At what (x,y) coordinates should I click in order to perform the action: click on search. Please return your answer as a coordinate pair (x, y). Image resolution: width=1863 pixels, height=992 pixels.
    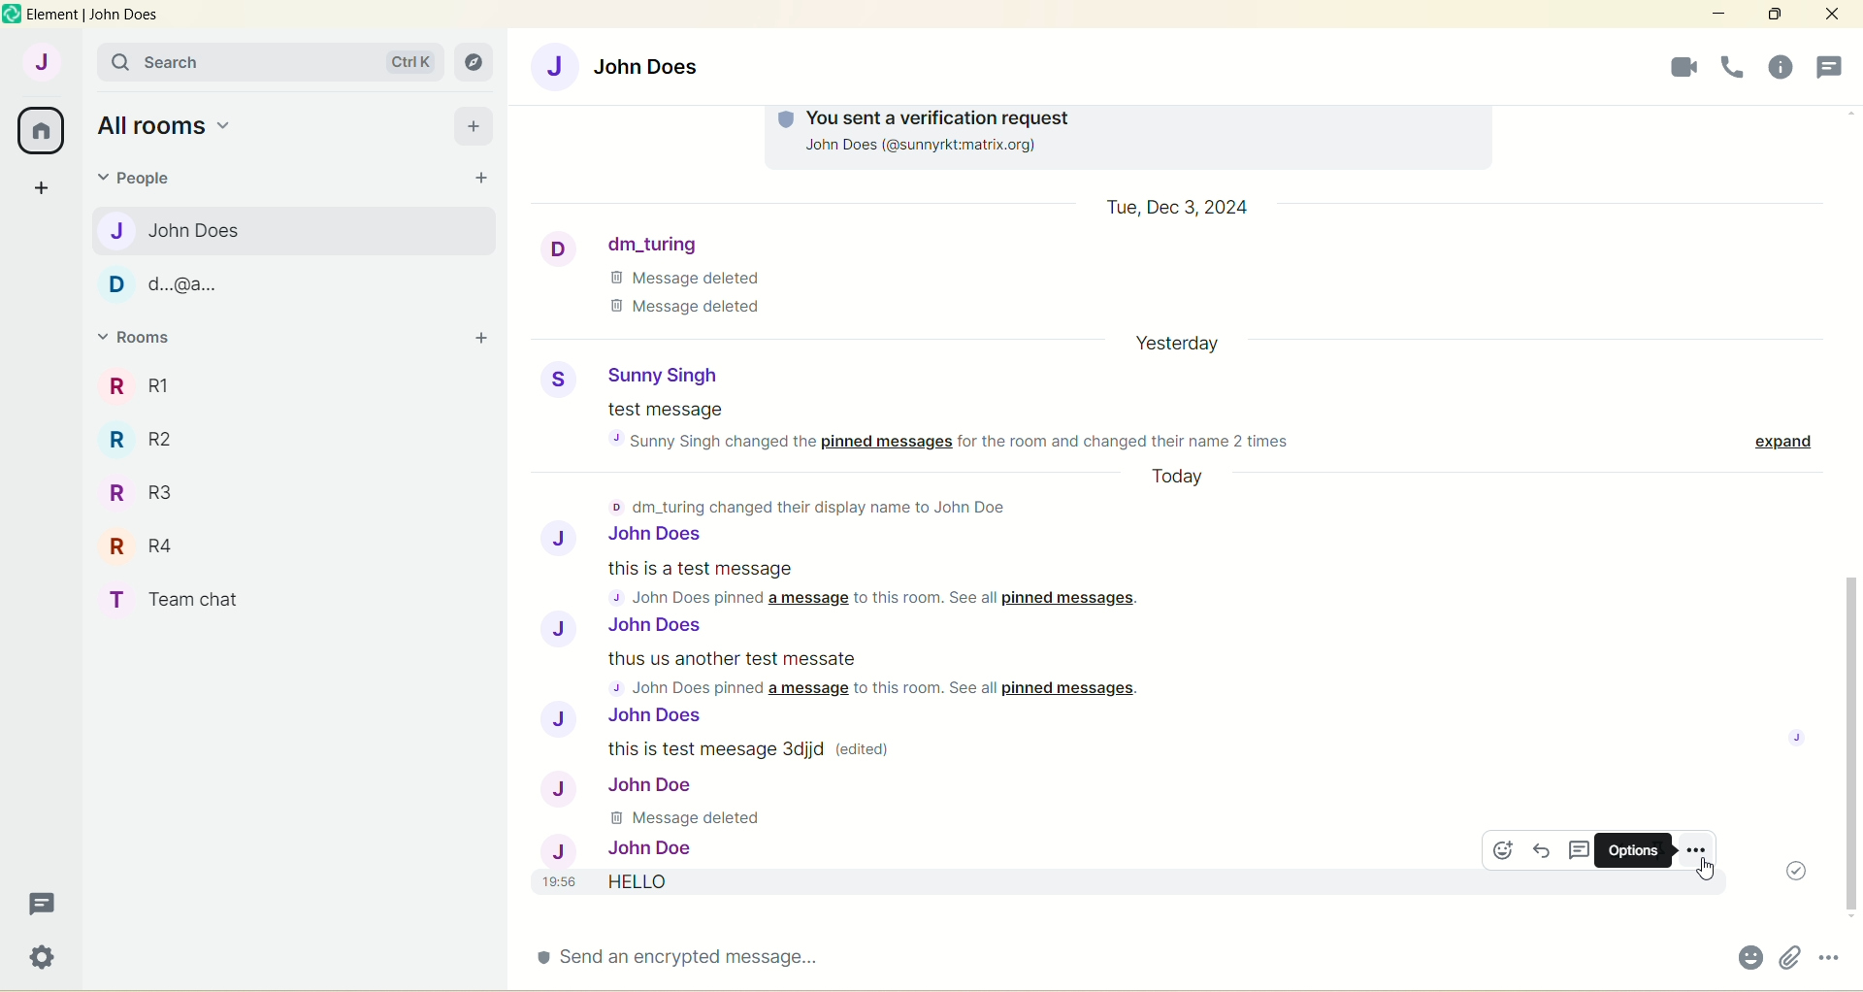
    Looking at the image, I should click on (225, 63).